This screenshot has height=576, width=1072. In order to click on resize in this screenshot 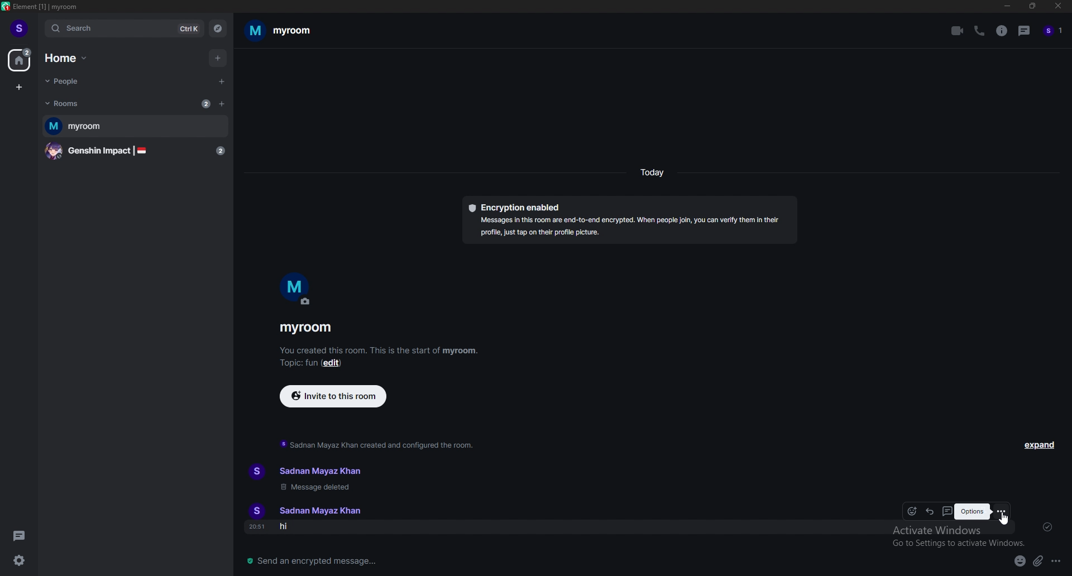, I will do `click(1032, 6)`.